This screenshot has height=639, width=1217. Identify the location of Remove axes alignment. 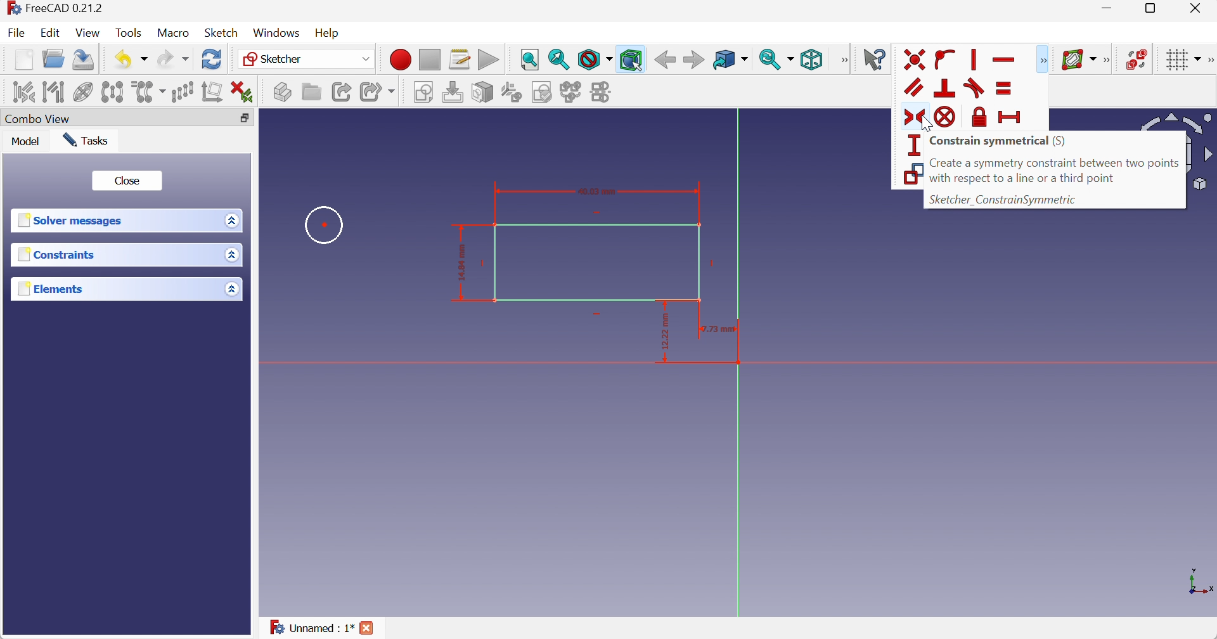
(212, 92).